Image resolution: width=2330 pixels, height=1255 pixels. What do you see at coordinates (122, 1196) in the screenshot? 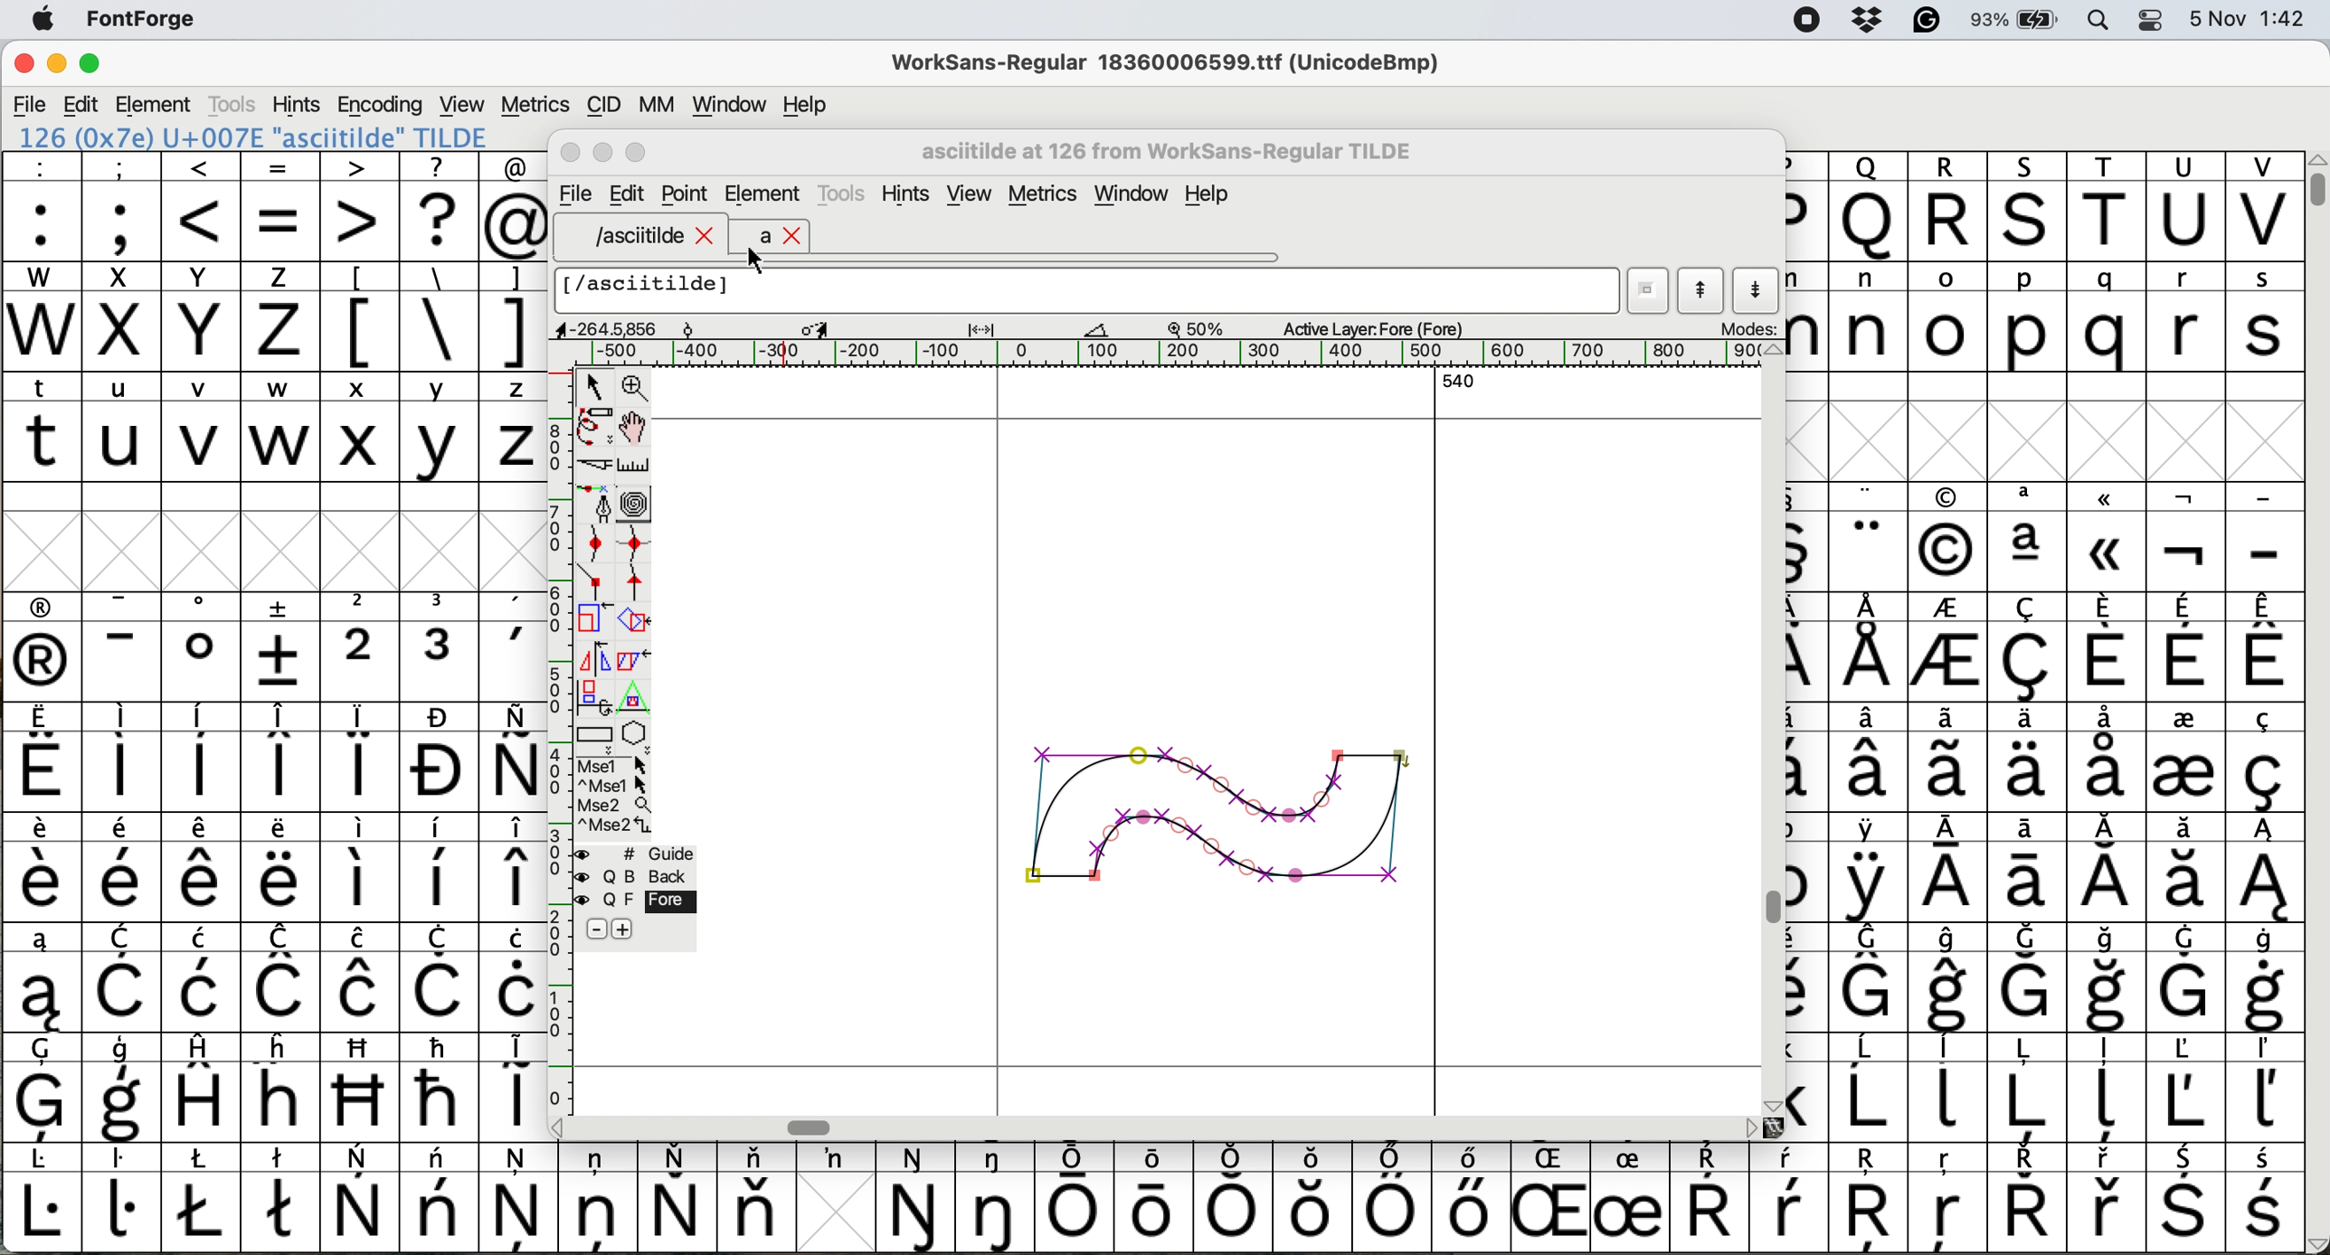
I see `symbol` at bounding box center [122, 1196].